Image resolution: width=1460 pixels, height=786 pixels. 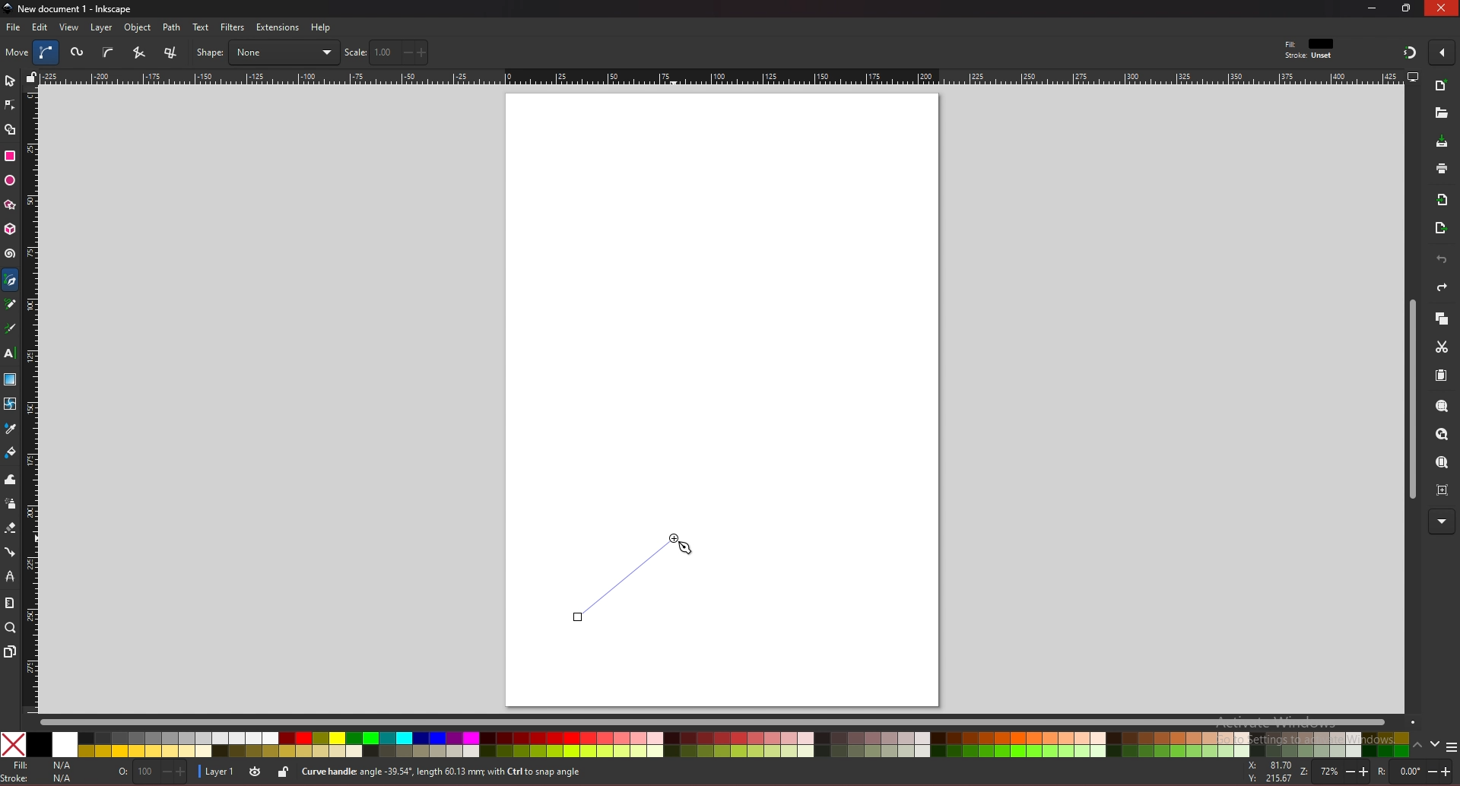 I want to click on more colors, so click(x=1451, y=748).